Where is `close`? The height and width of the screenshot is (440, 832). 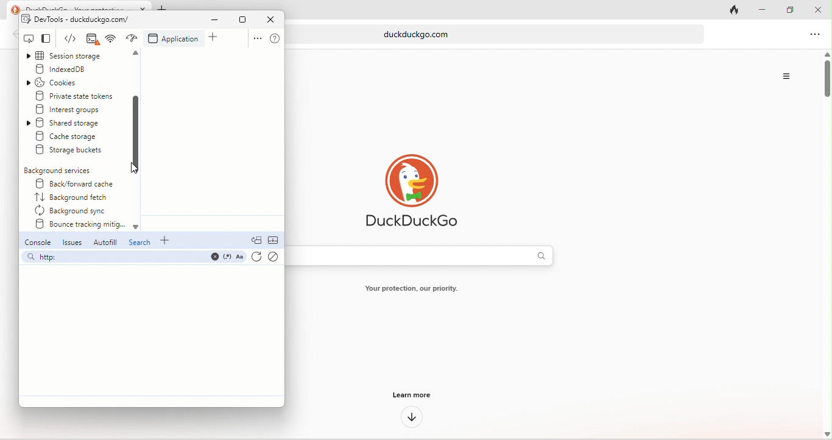
close is located at coordinates (270, 20).